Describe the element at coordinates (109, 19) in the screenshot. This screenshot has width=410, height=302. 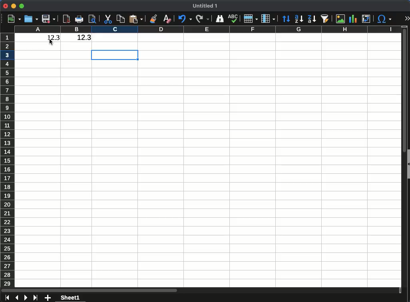
I see `cut` at that location.